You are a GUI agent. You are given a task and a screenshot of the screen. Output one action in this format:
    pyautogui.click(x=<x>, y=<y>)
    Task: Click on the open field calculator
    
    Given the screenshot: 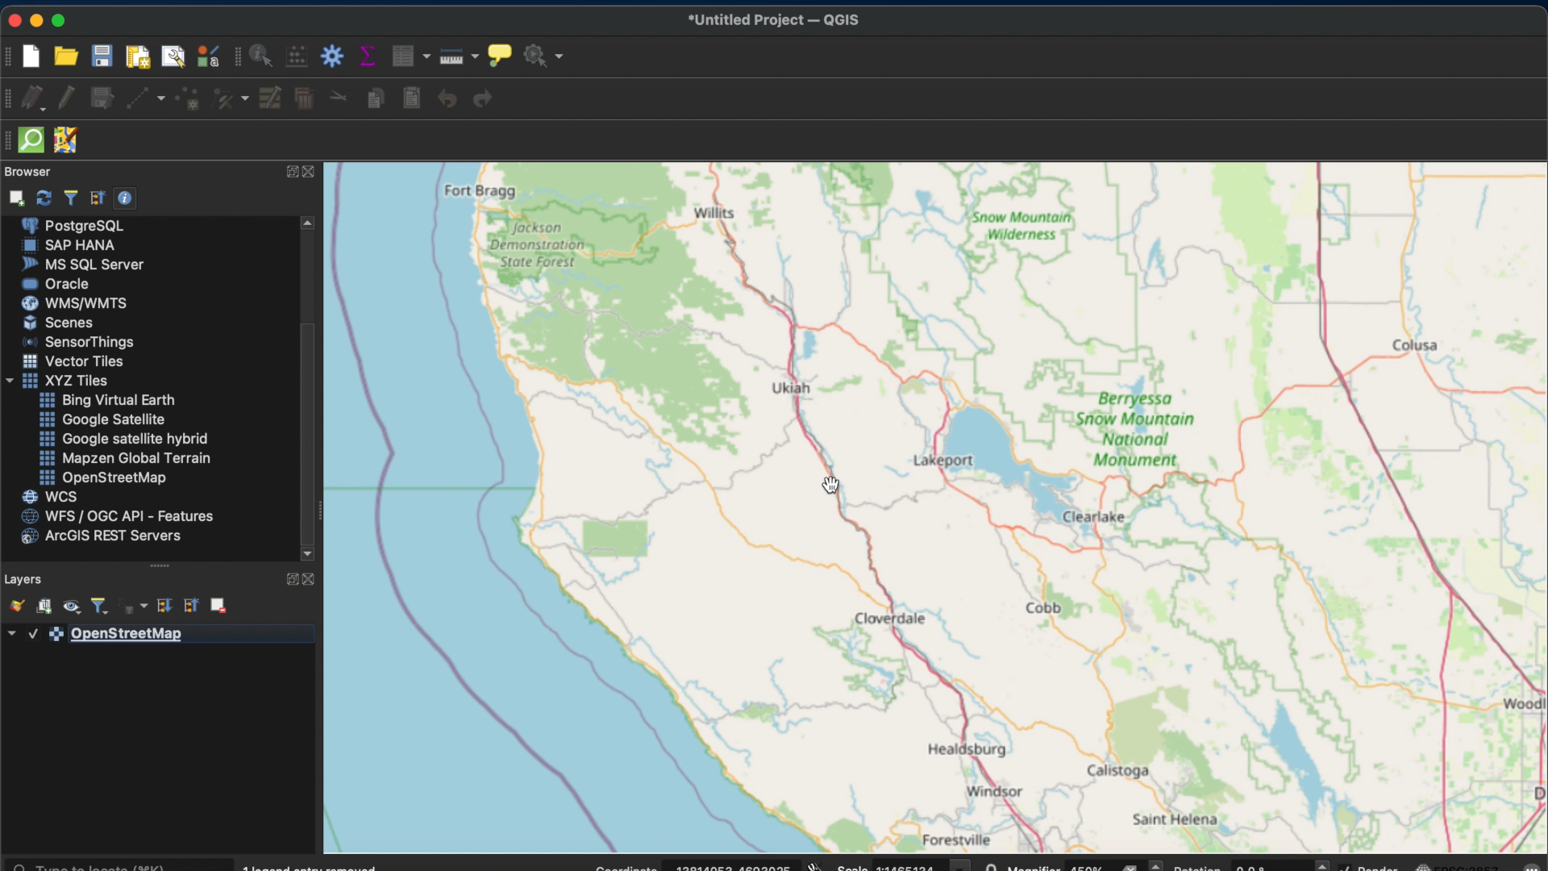 What is the action you would take?
    pyautogui.click(x=298, y=56)
    